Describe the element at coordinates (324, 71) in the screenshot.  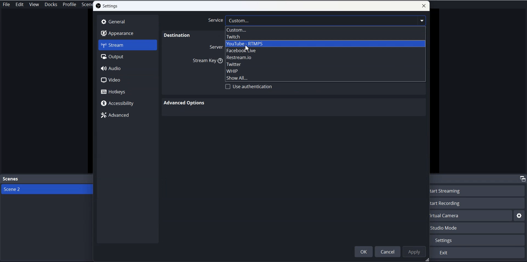
I see `WHIP` at that location.